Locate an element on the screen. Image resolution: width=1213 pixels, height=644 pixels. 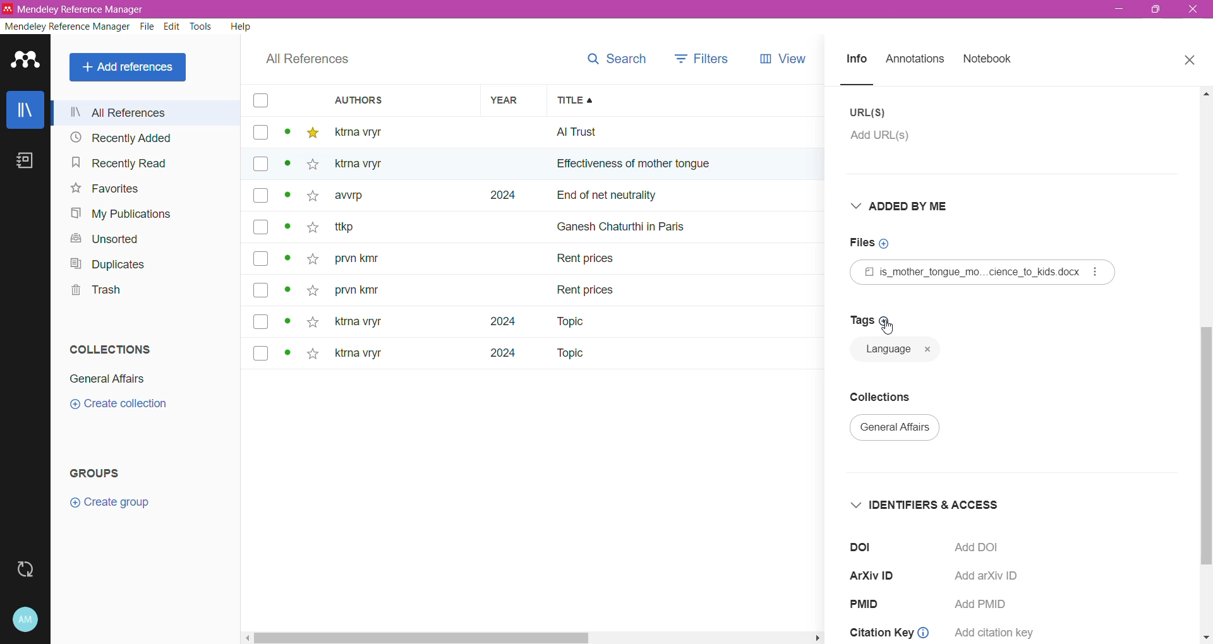
minimize is located at coordinates (1121, 11).